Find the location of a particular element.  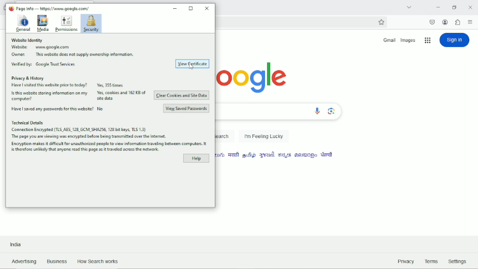

Restore down is located at coordinates (454, 7).